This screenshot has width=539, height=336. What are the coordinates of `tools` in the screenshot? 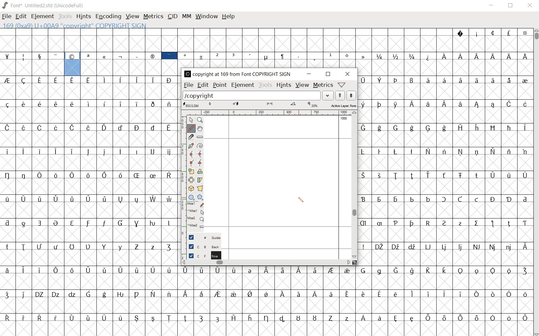 It's located at (265, 85).